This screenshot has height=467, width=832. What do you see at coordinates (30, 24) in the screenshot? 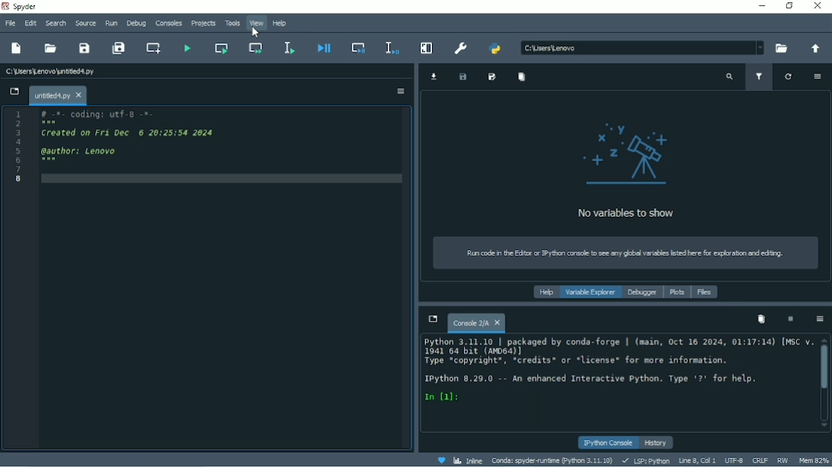
I see `Edit` at bounding box center [30, 24].